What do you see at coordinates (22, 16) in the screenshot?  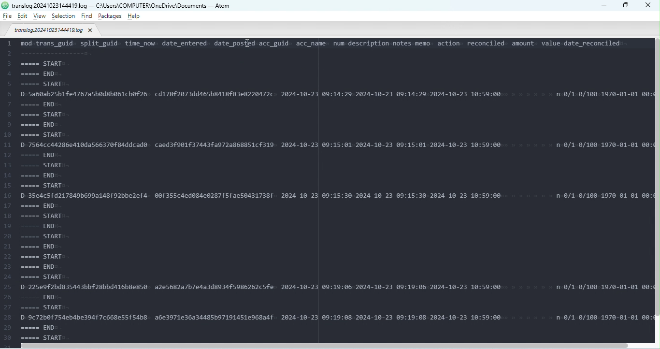 I see `Edit` at bounding box center [22, 16].